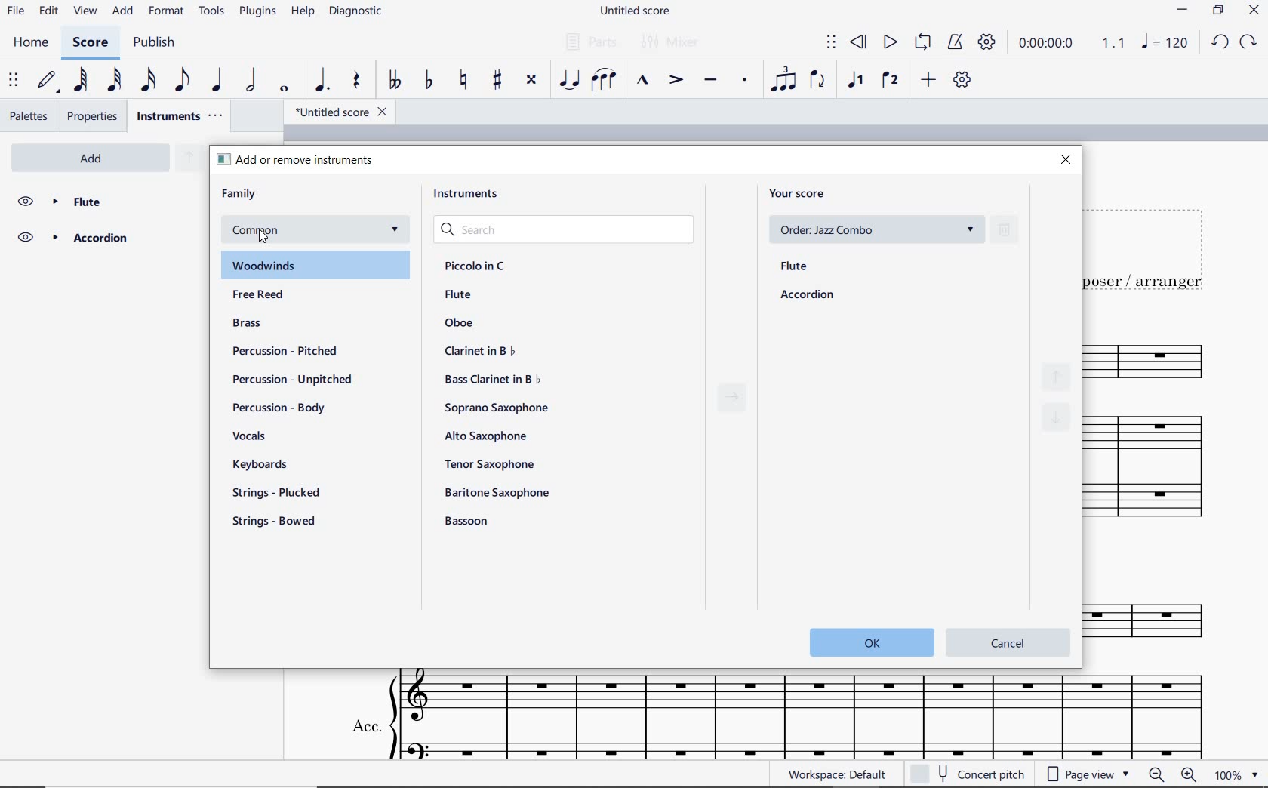 The image size is (1268, 788). Describe the element at coordinates (322, 80) in the screenshot. I see `augmentation dot` at that location.